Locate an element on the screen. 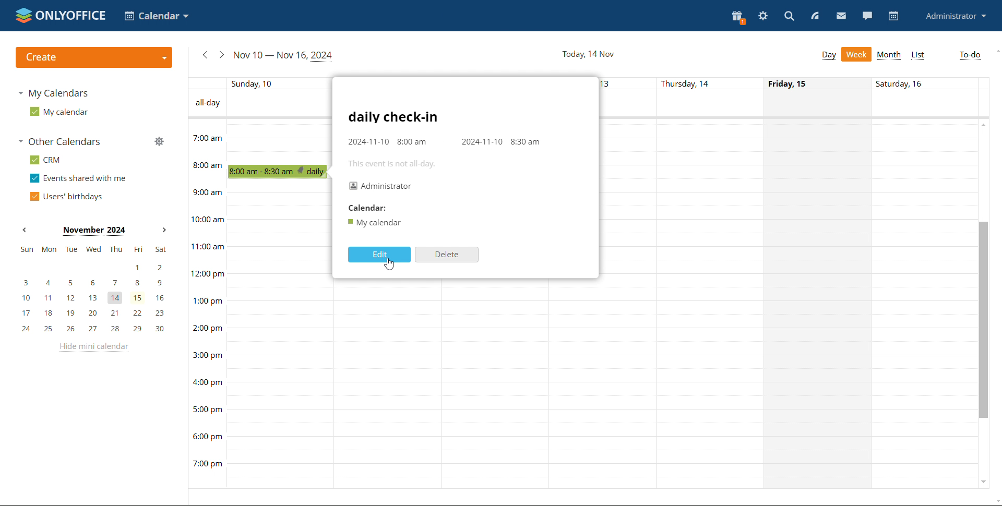  calendar: is located at coordinates (369, 207).